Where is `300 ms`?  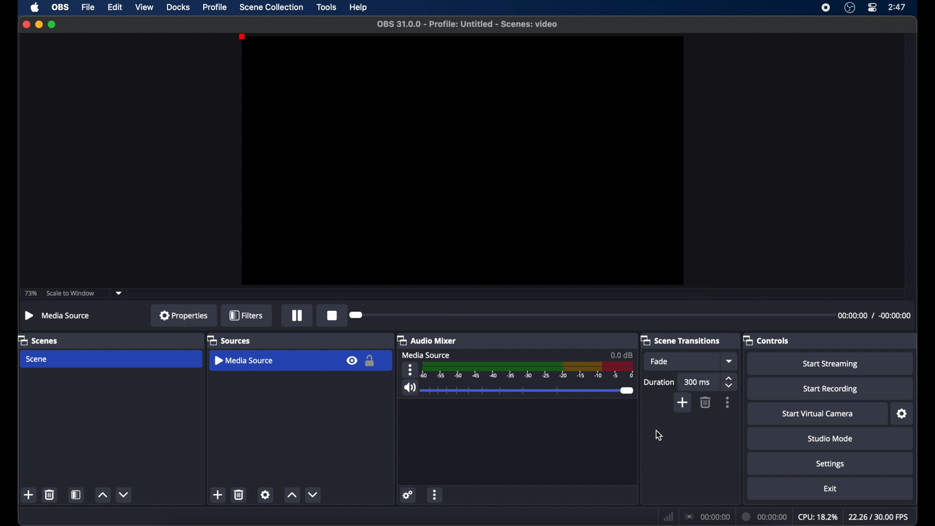
300 ms is located at coordinates (698, 382).